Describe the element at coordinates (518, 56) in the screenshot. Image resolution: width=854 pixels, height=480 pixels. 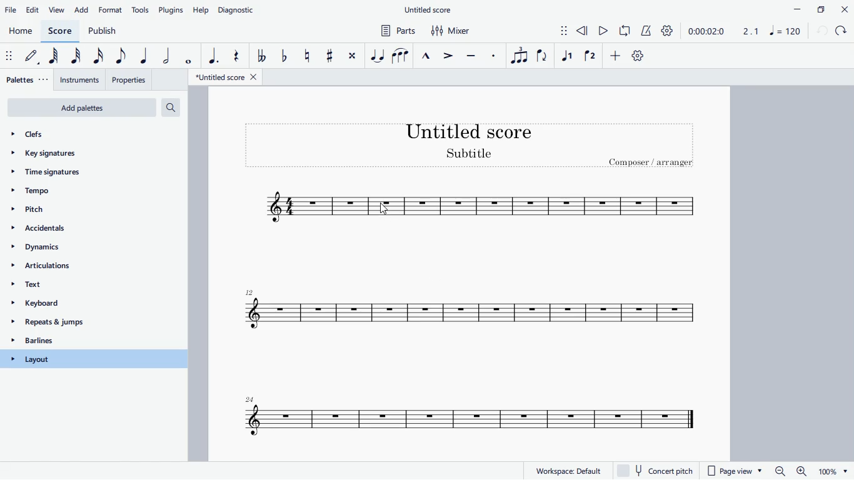
I see `tuplet` at that location.